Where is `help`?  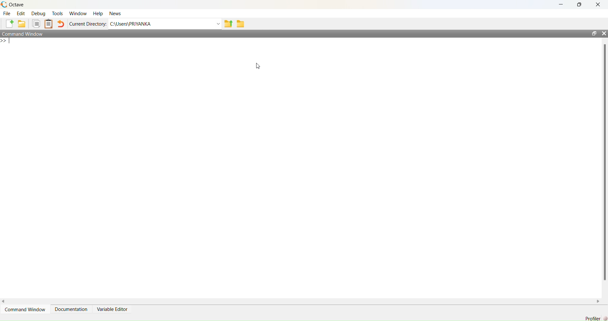 help is located at coordinates (98, 14).